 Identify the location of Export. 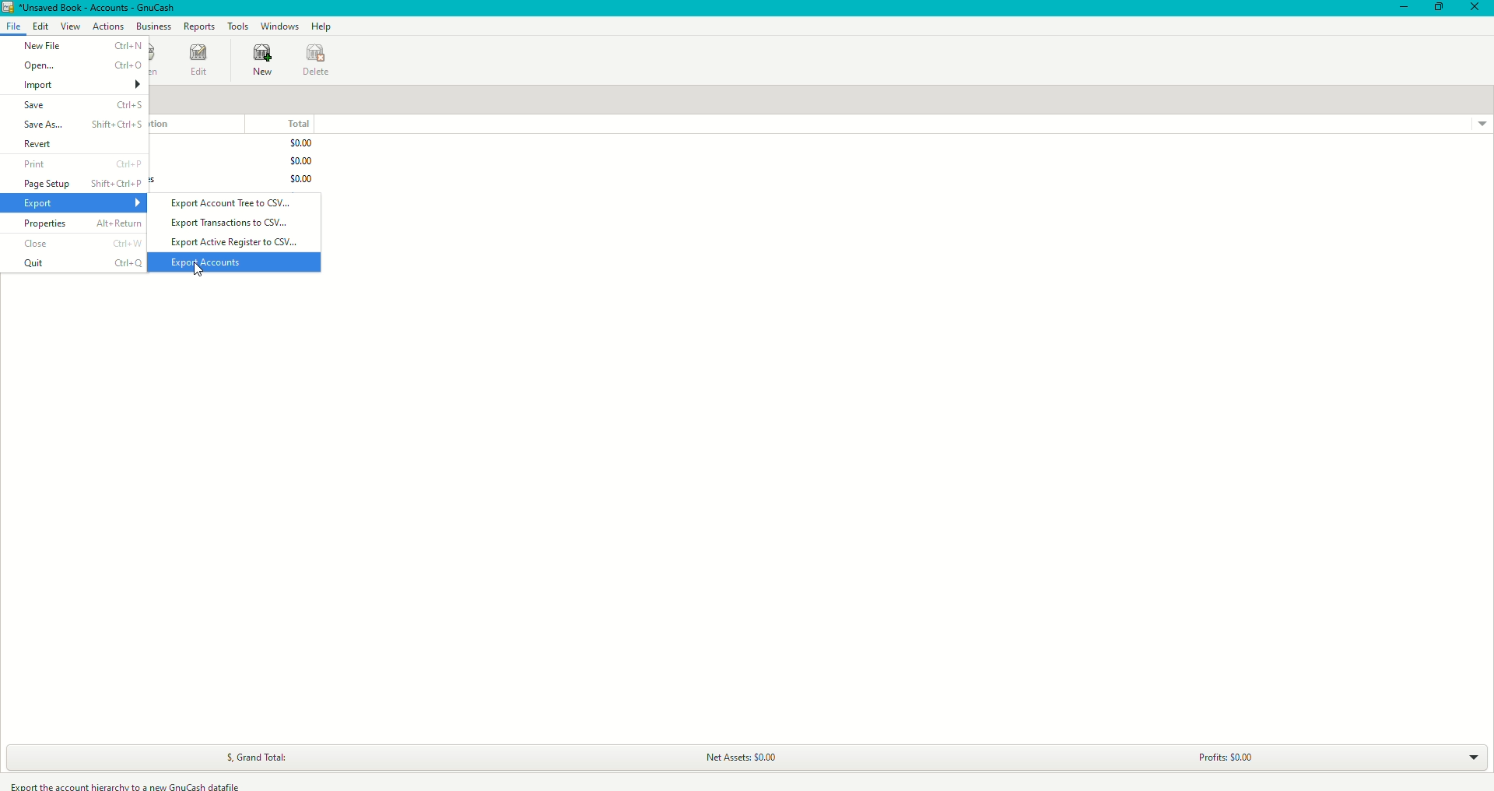
(84, 204).